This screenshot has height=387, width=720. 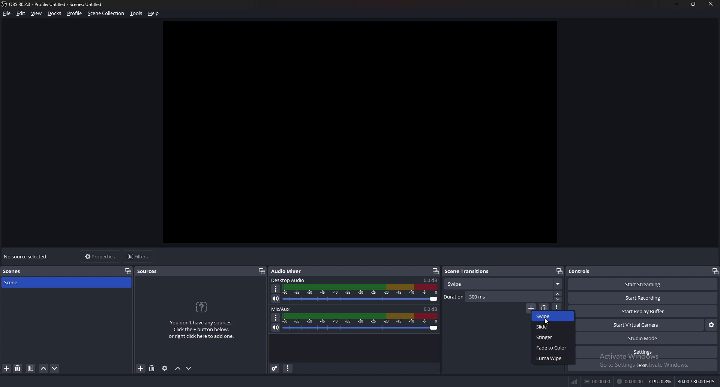 I want to click on luma wipe, so click(x=553, y=358).